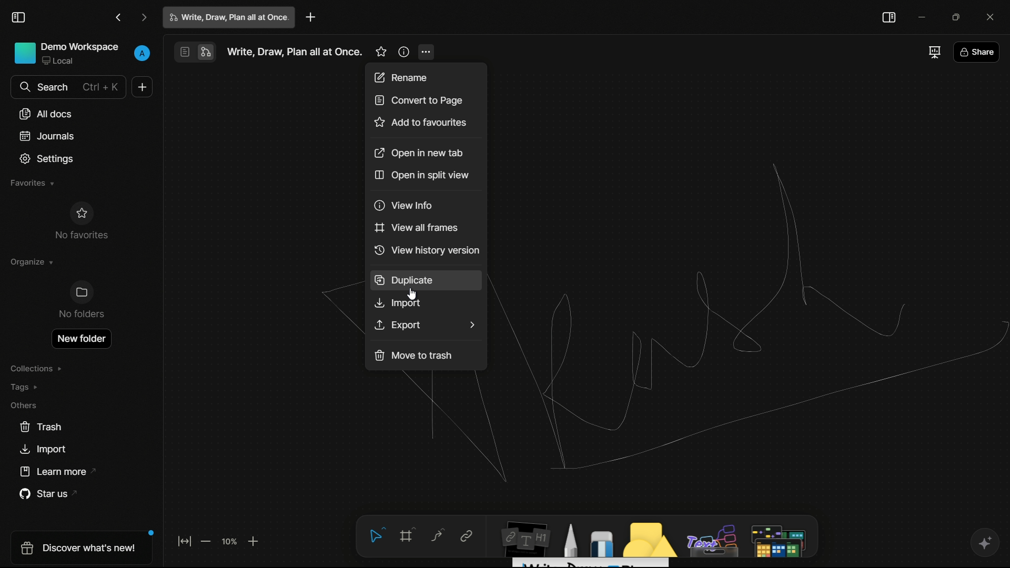 This screenshot has width=1010, height=568. Describe the element at coordinates (587, 537) in the screenshot. I see `draw` at that location.